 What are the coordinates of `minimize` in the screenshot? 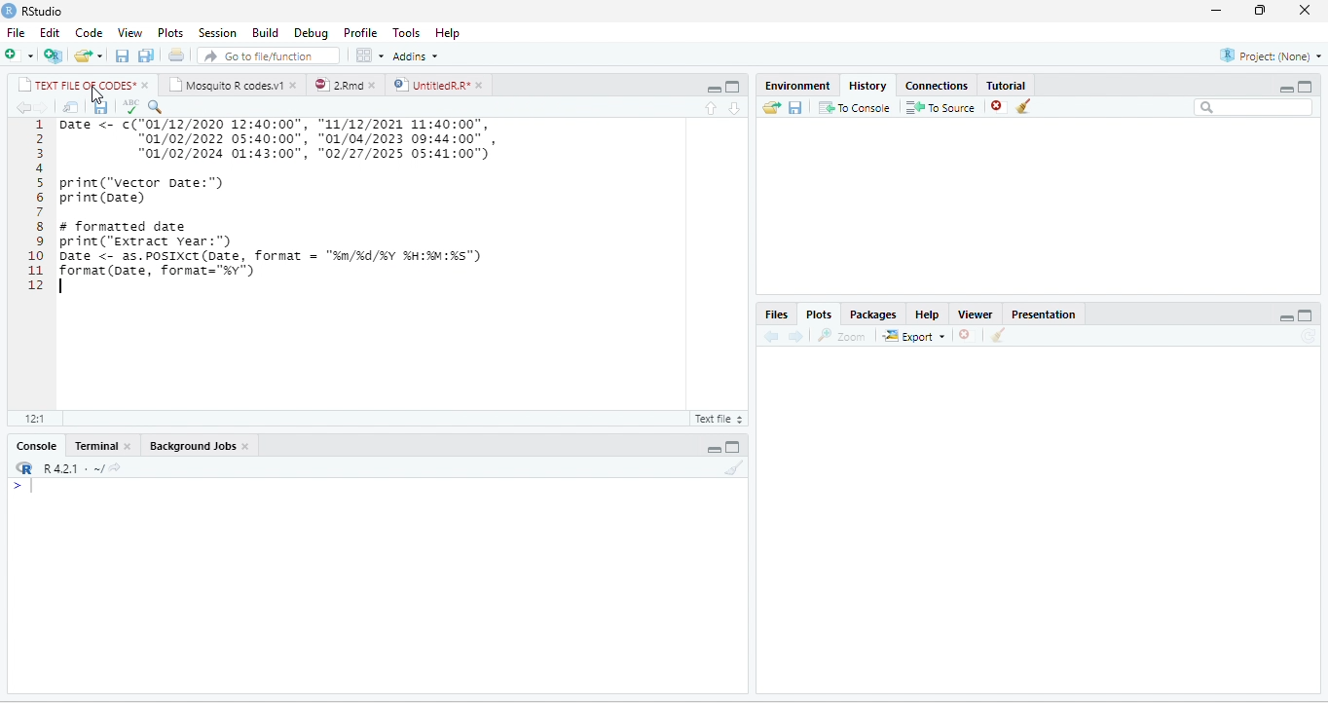 It's located at (1286, 89).